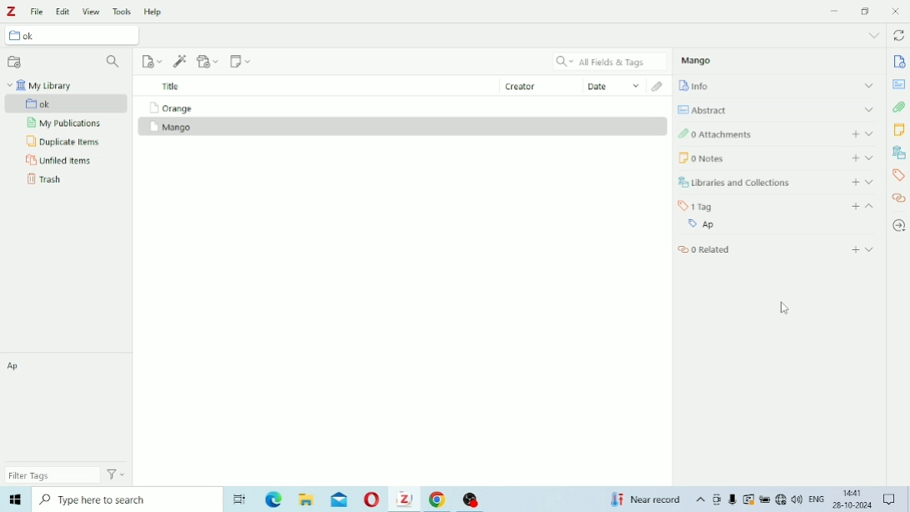 This screenshot has width=910, height=512. Describe the element at coordinates (776, 182) in the screenshot. I see `Libraries and Collections` at that location.